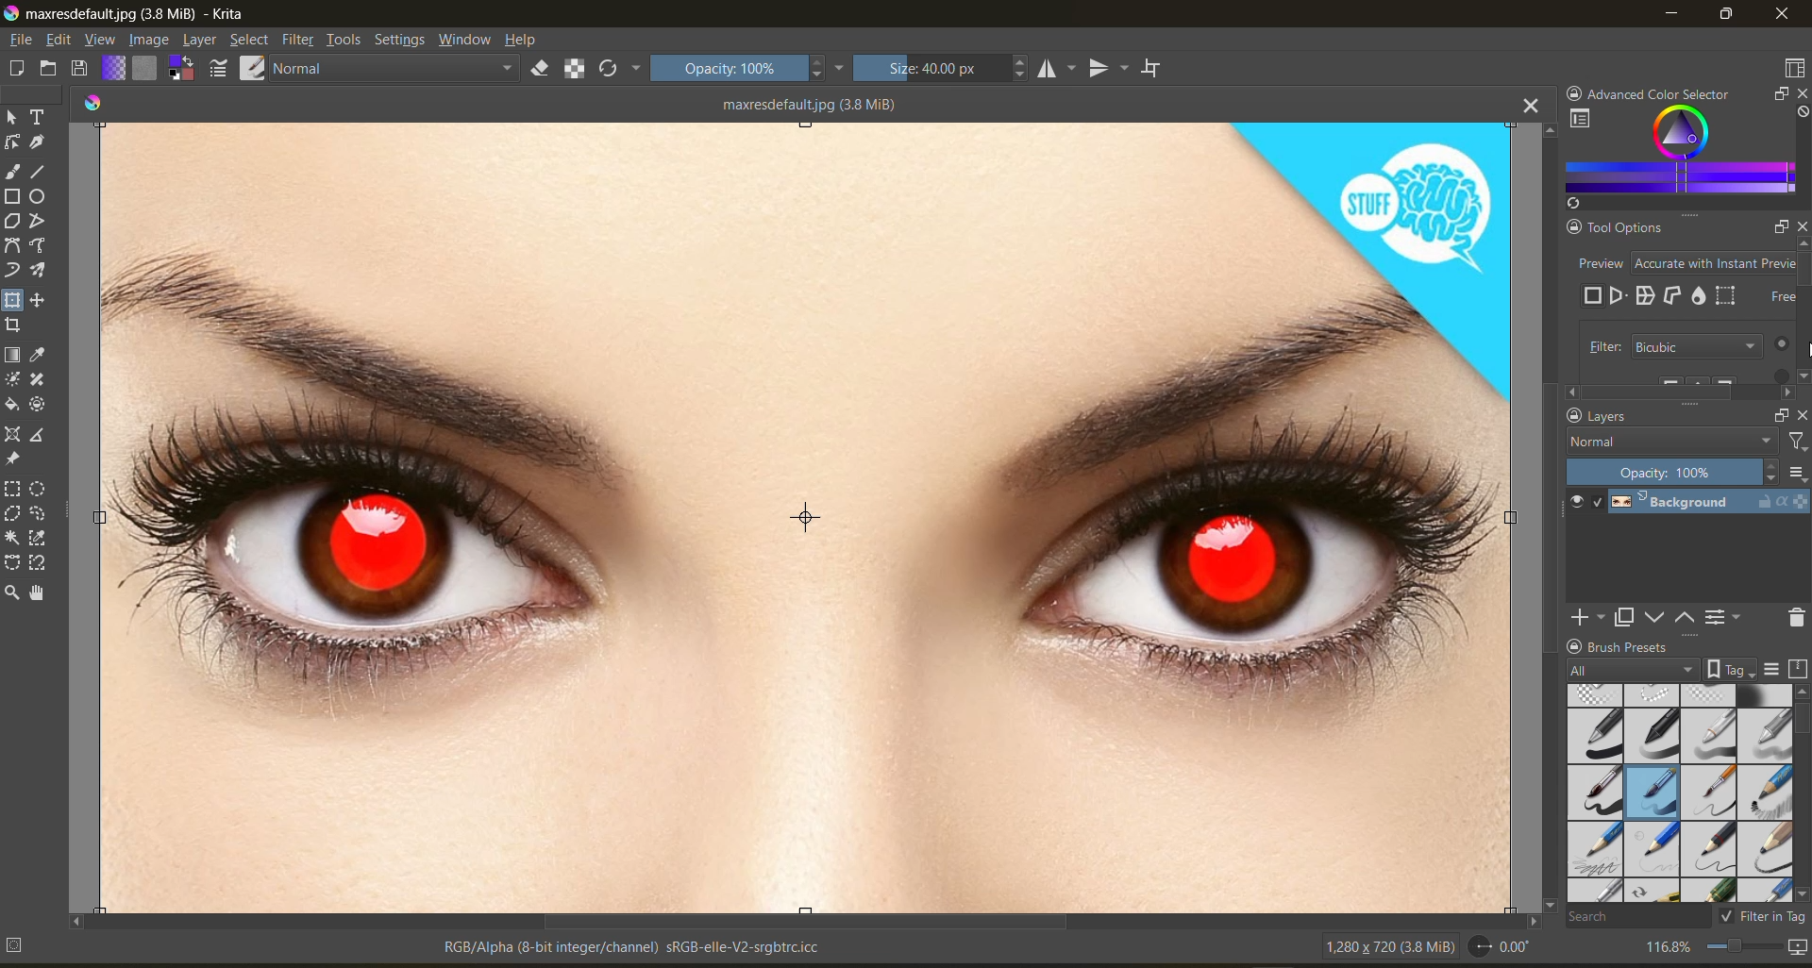 The width and height of the screenshot is (1812, 968). What do you see at coordinates (403, 42) in the screenshot?
I see `settings` at bounding box center [403, 42].